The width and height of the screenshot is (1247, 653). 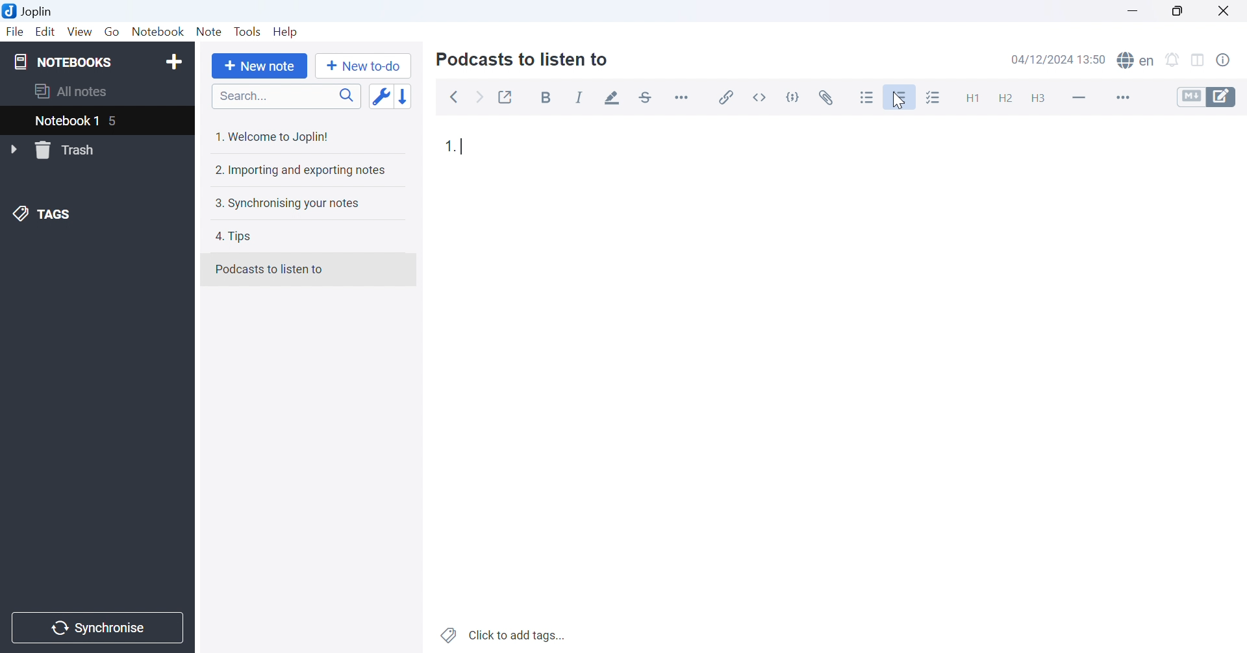 What do you see at coordinates (286, 97) in the screenshot?
I see `Search` at bounding box center [286, 97].